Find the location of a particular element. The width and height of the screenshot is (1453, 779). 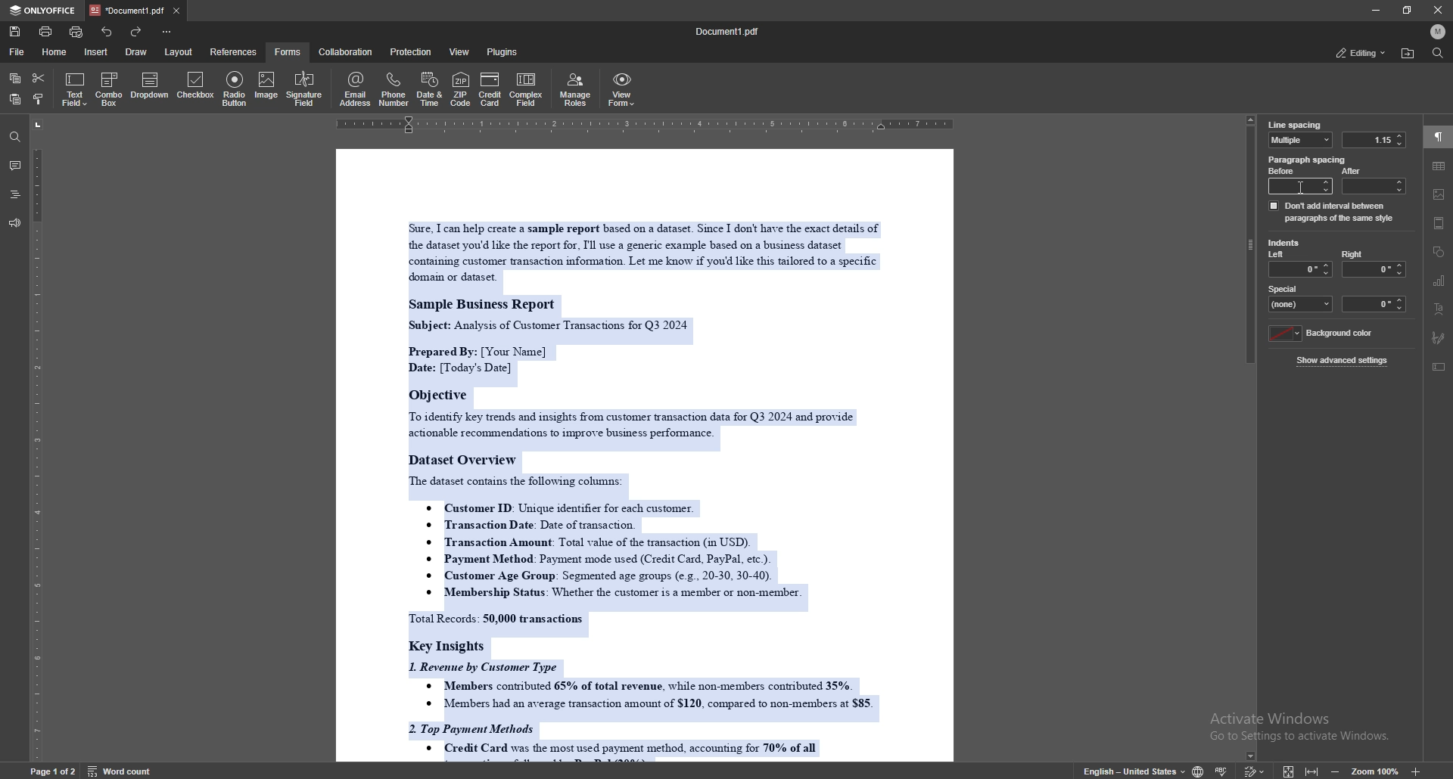

view form is located at coordinates (622, 89).